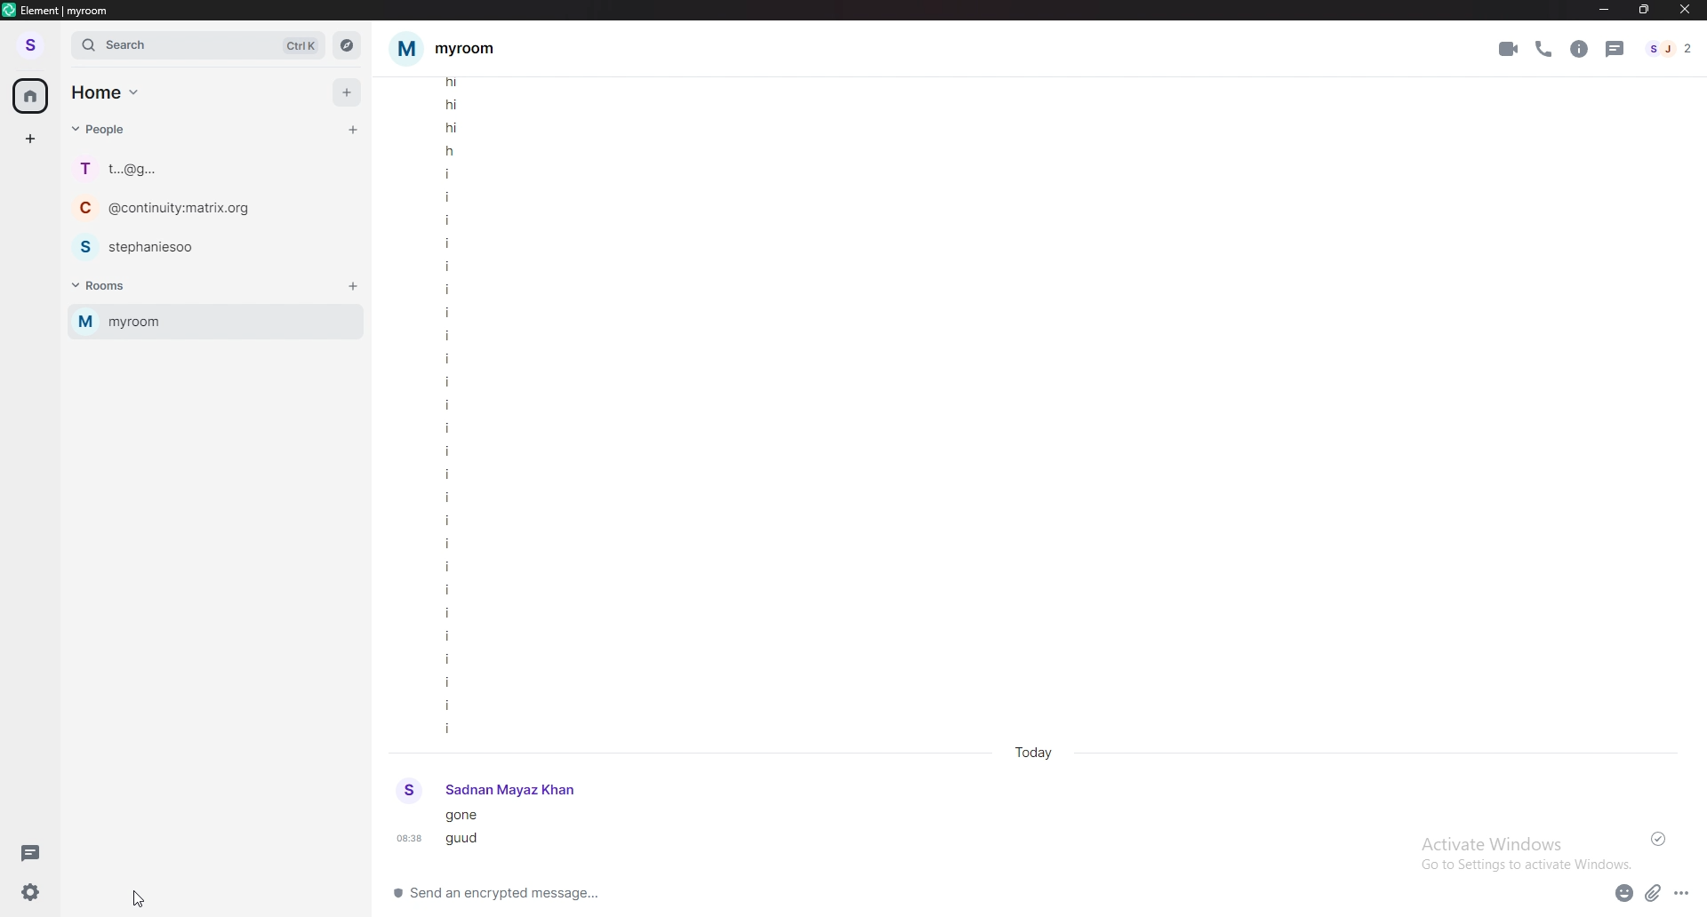 This screenshot has width=1707, height=917. What do you see at coordinates (353, 286) in the screenshot?
I see `add room` at bounding box center [353, 286].